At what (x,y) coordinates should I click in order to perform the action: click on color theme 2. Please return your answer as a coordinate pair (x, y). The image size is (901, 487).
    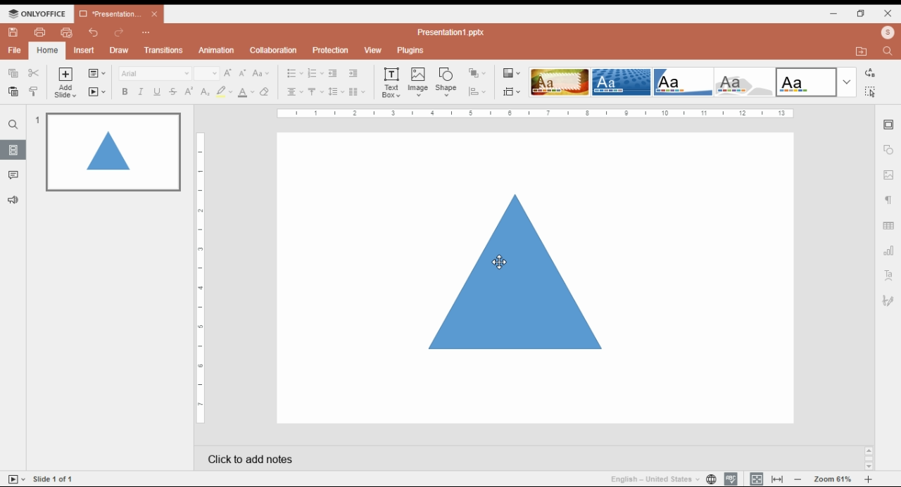
    Looking at the image, I should click on (620, 82).